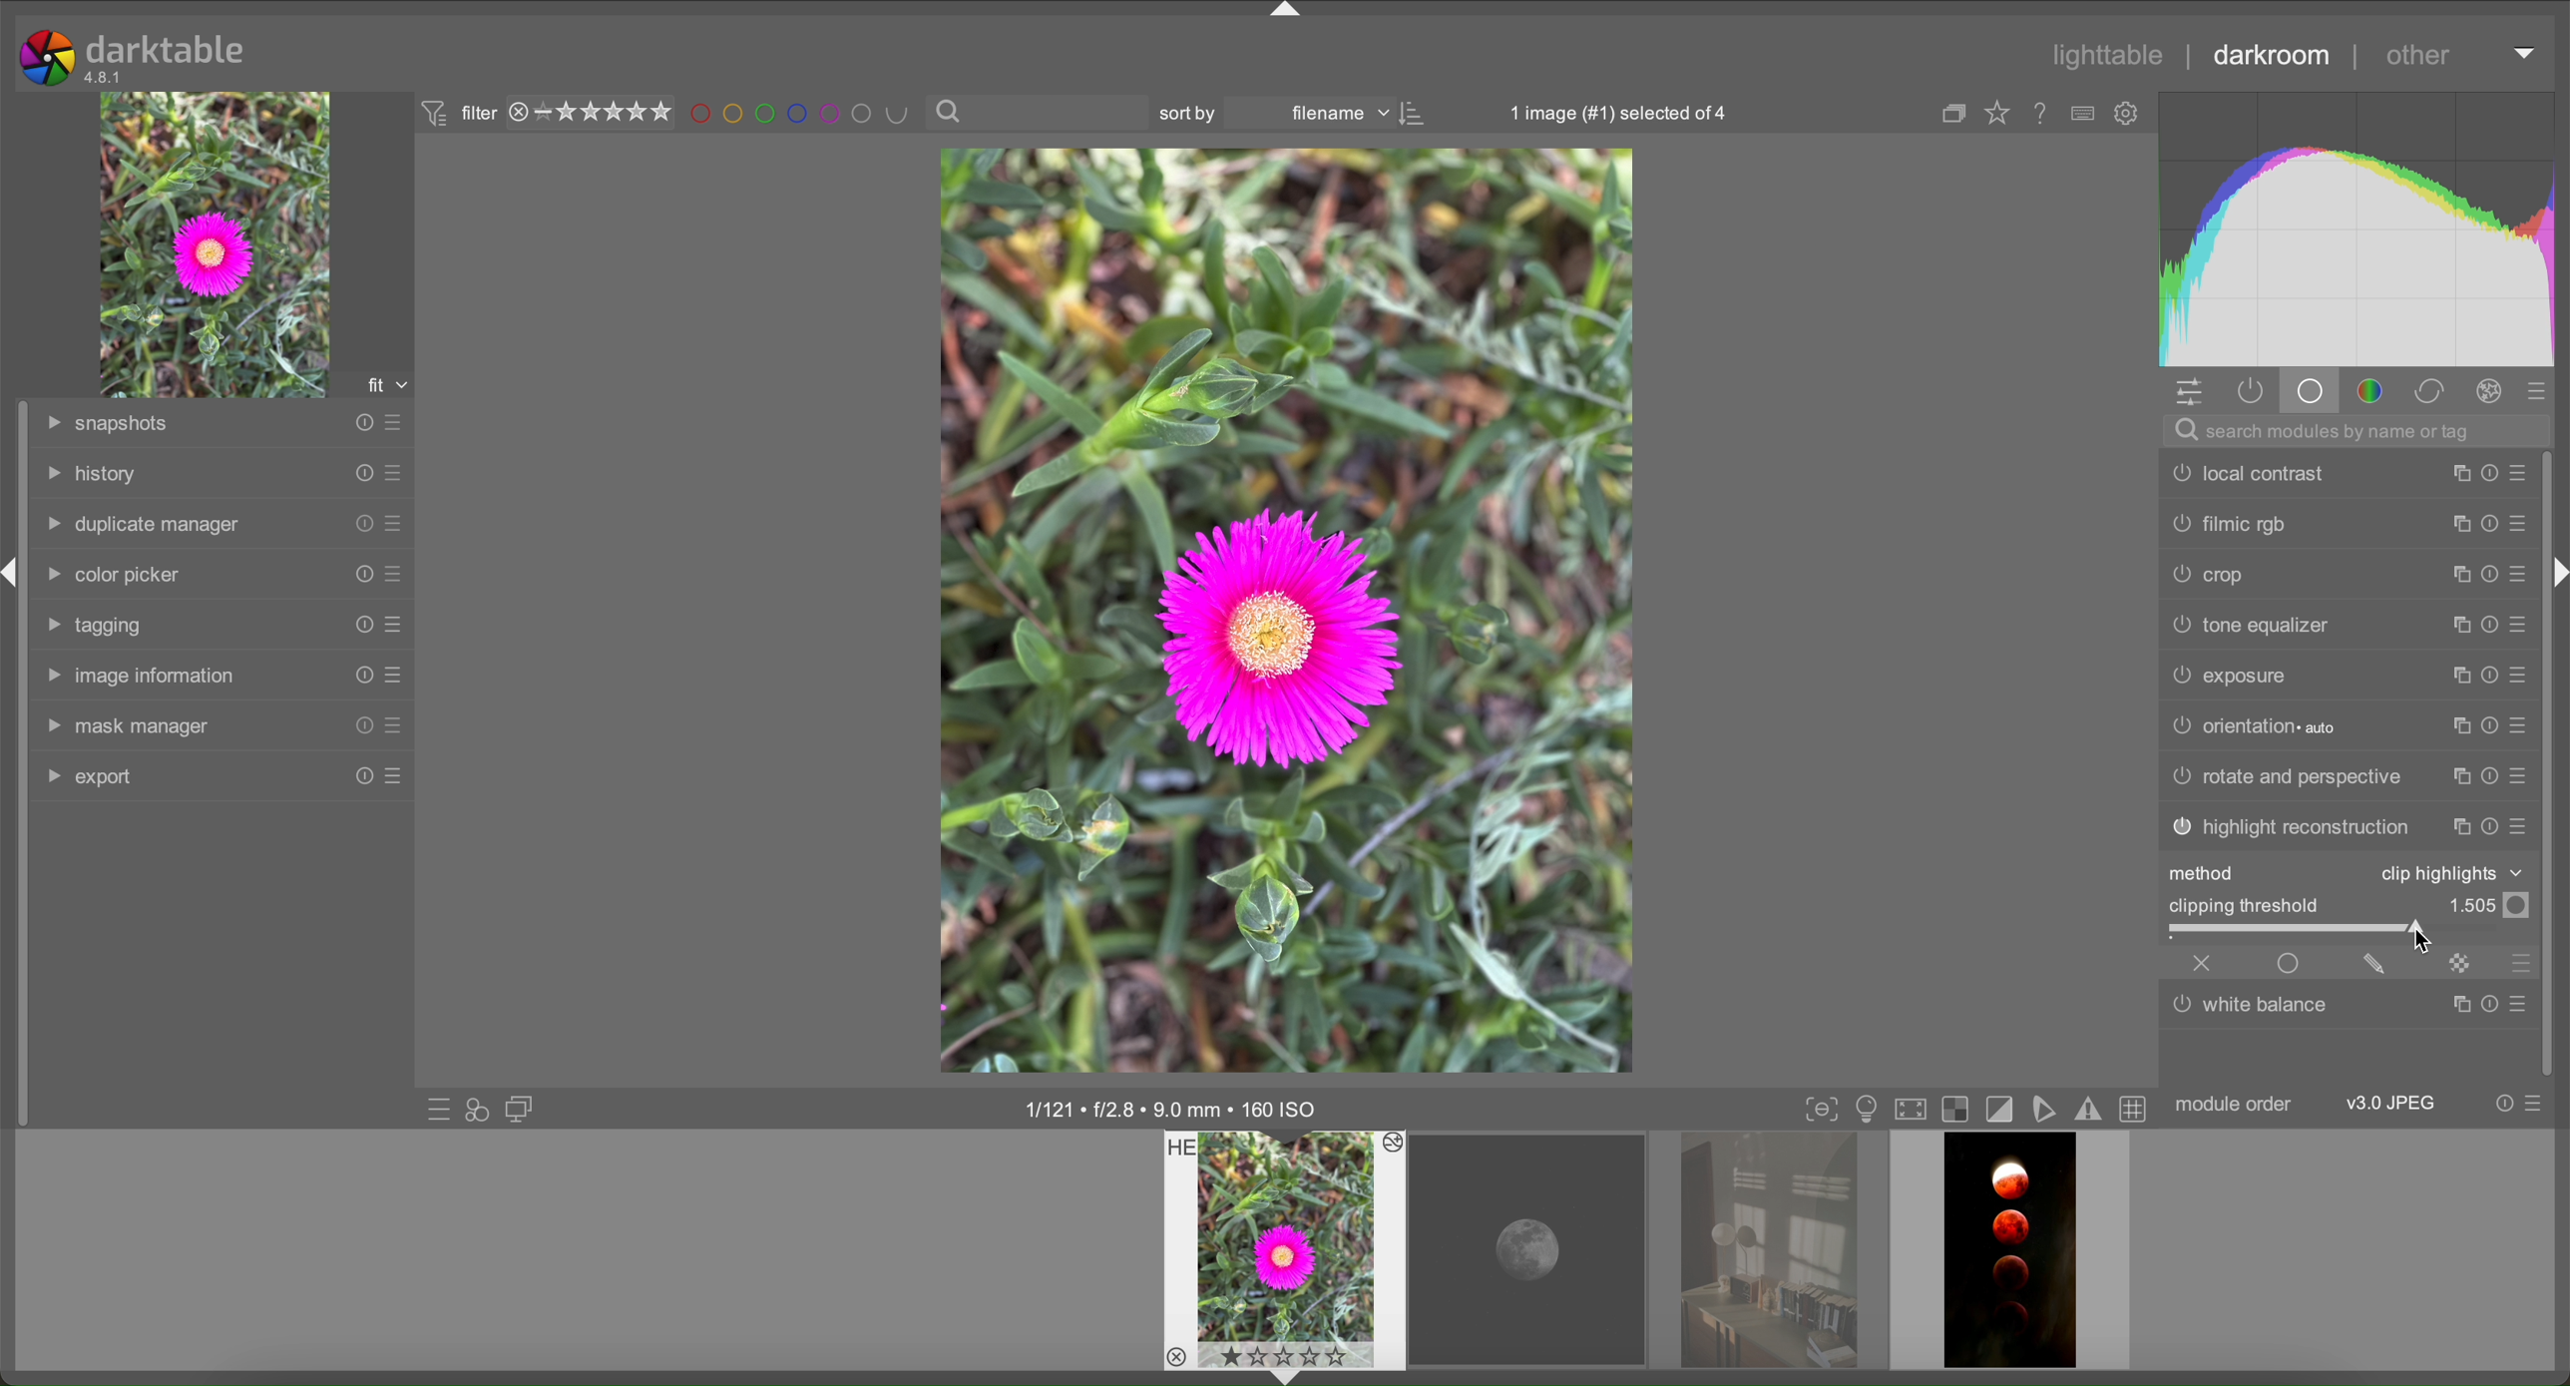 The image size is (2570, 1386). Describe the element at coordinates (2488, 727) in the screenshot. I see `reset presets` at that location.